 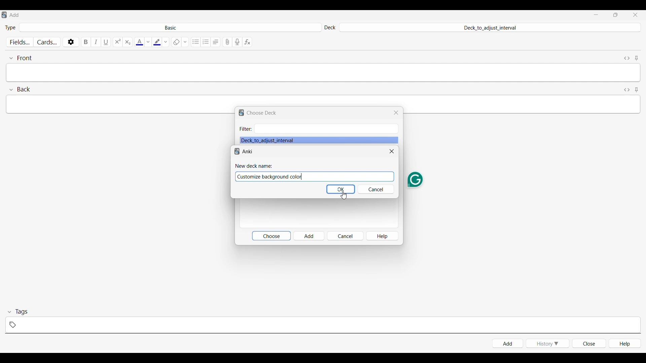 What do you see at coordinates (107, 42) in the screenshot?
I see `Underline ` at bounding box center [107, 42].